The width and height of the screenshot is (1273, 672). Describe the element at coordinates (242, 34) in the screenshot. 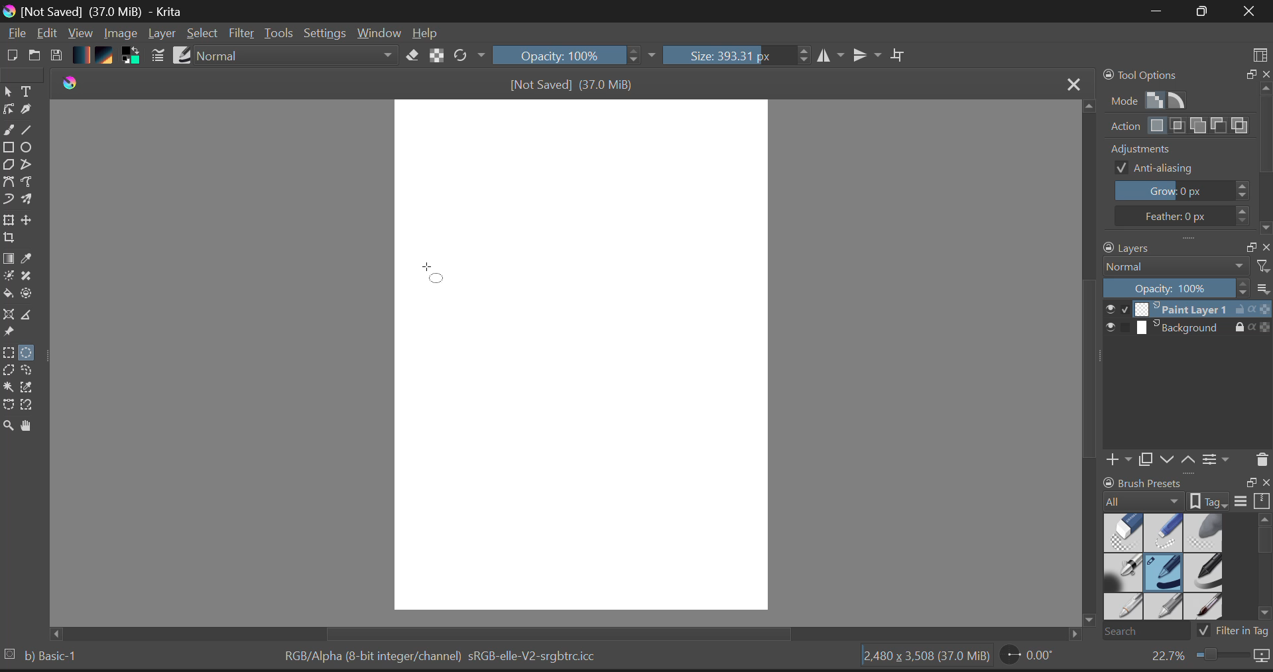

I see `Filter` at that location.